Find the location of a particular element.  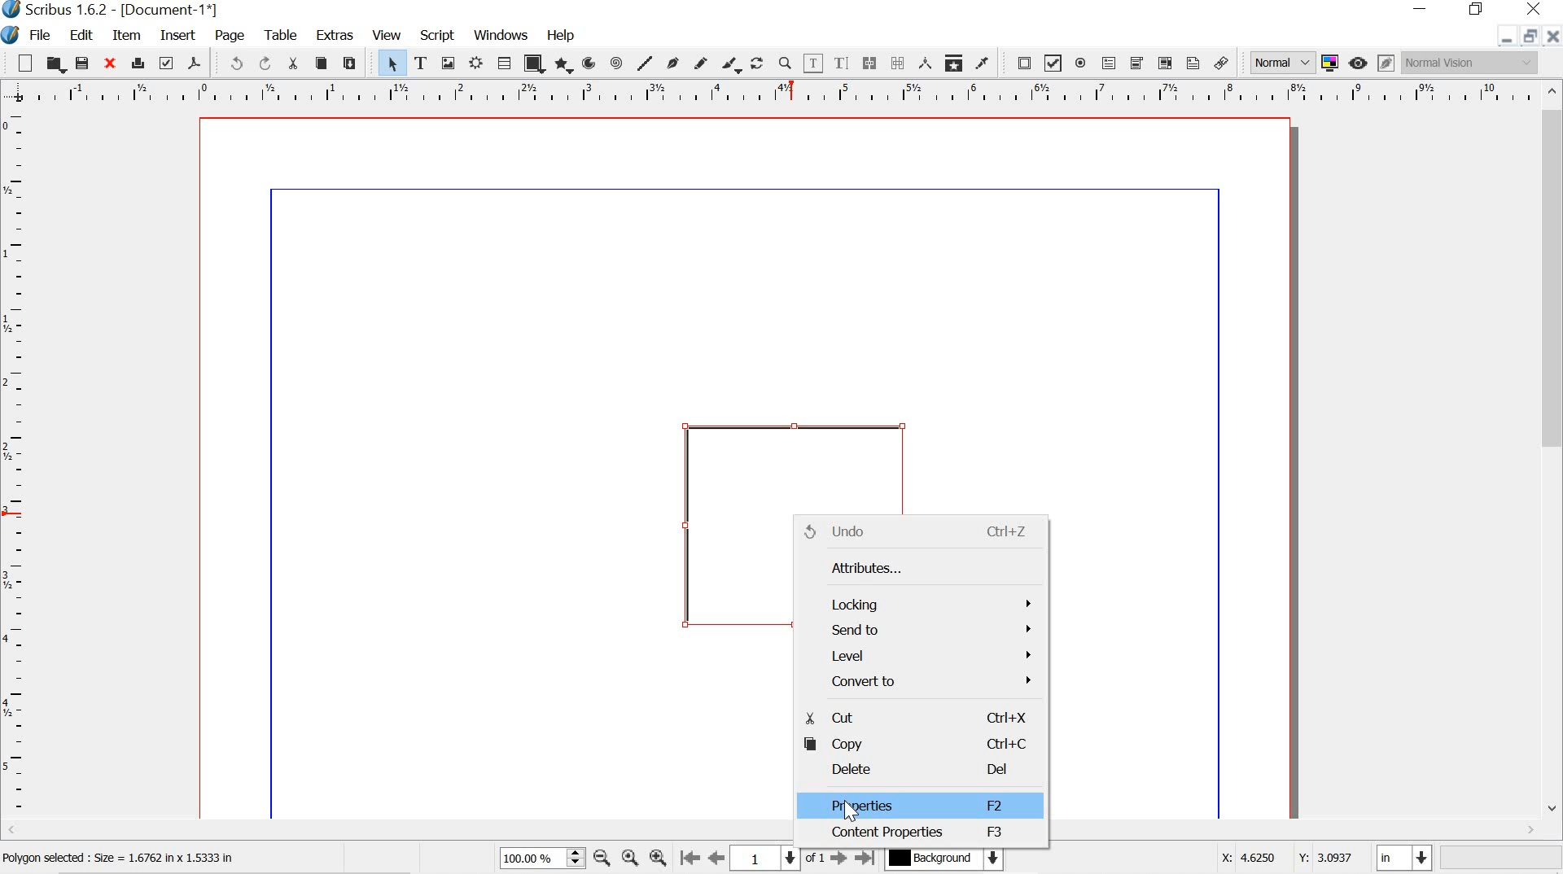

zoom out is located at coordinates (602, 859).